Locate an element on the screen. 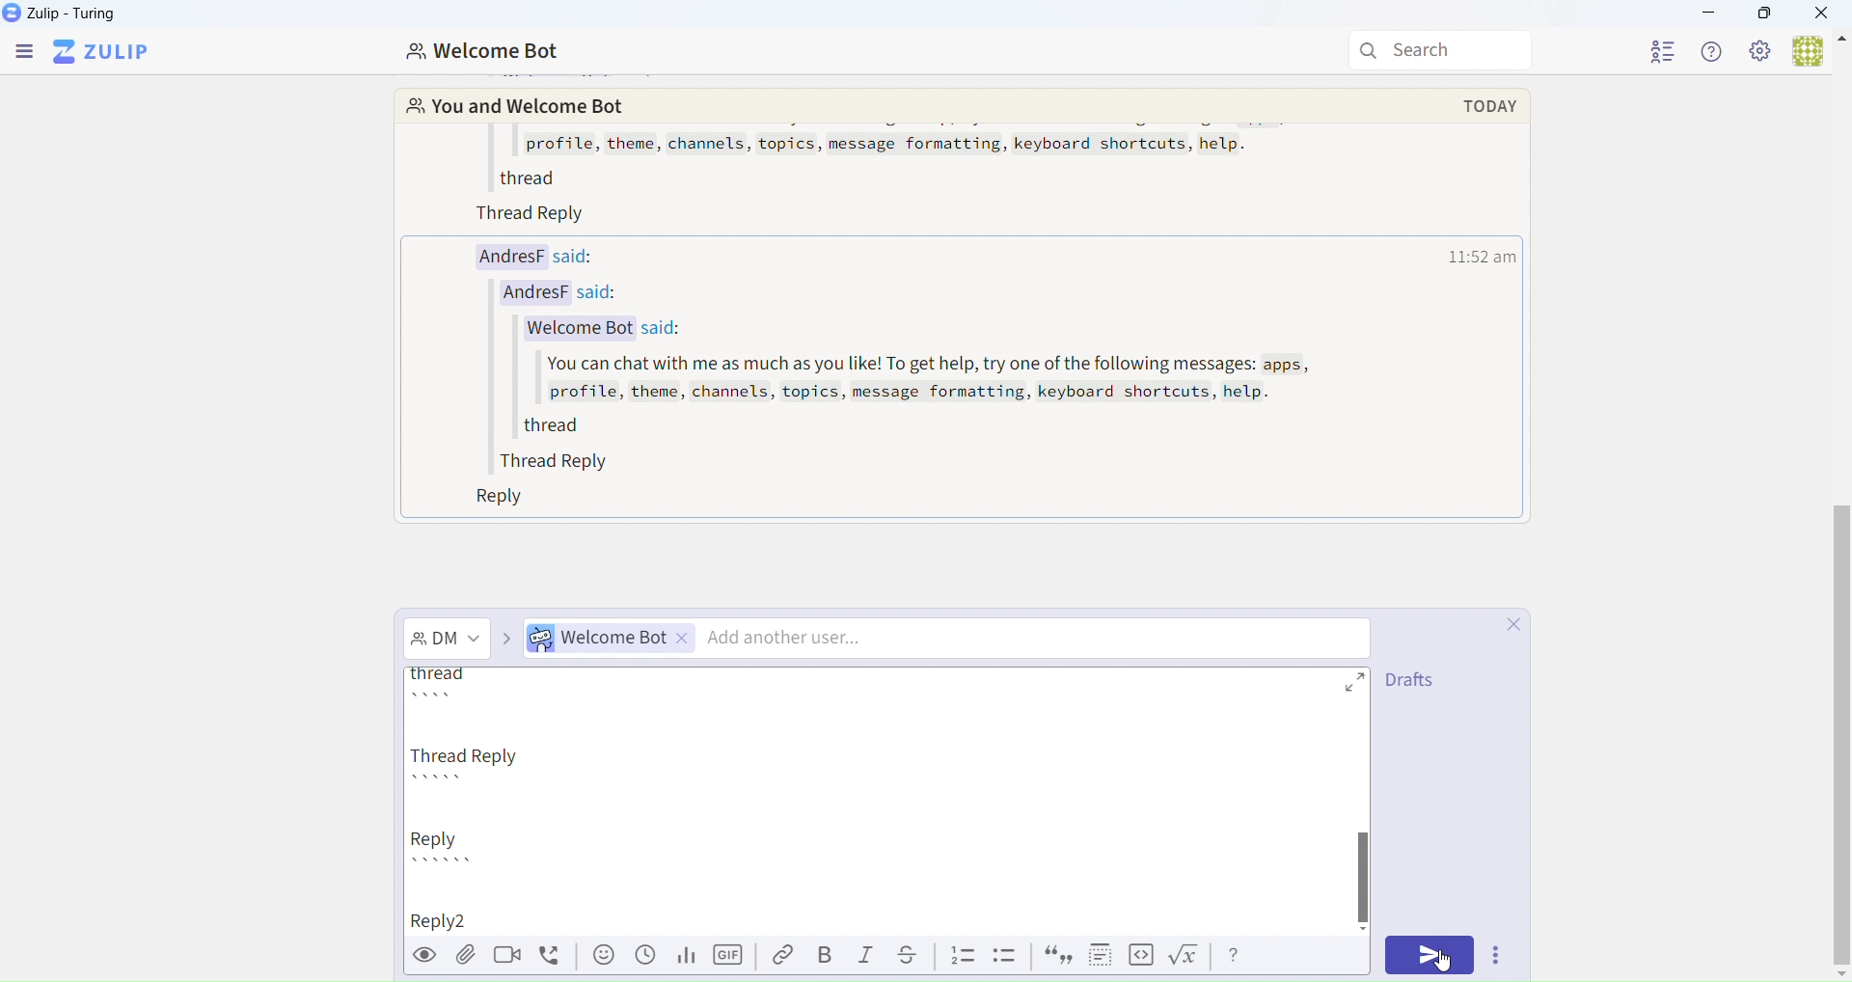   is located at coordinates (1365, 875).